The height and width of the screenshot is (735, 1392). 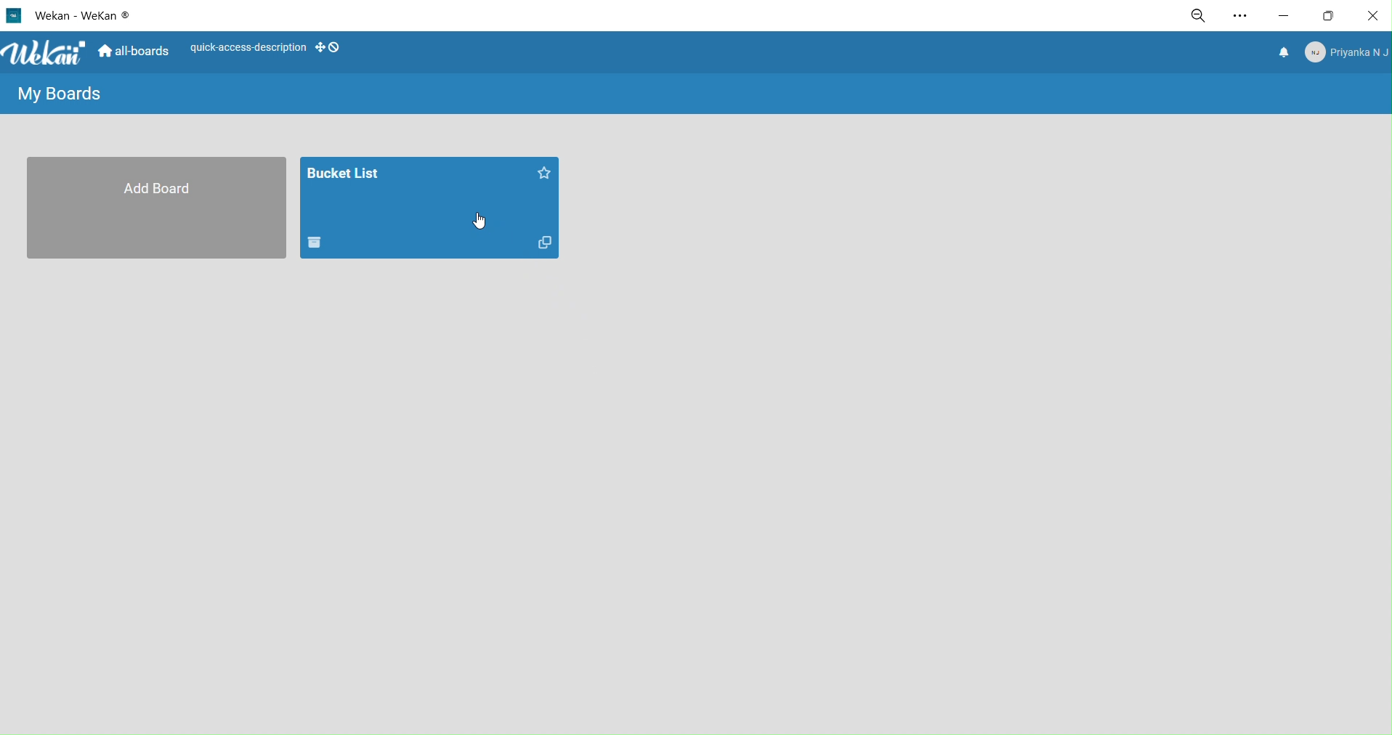 I want to click on home, so click(x=142, y=49).